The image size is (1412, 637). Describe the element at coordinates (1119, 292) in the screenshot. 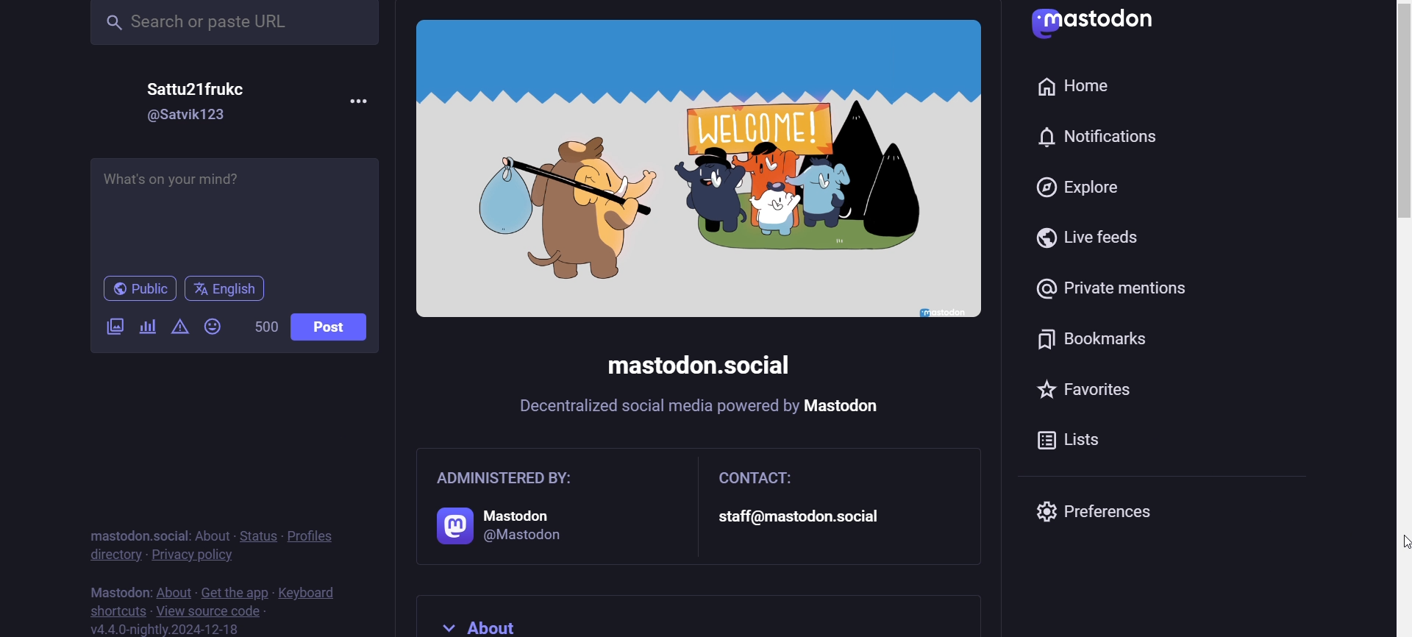

I see `private mention` at that location.